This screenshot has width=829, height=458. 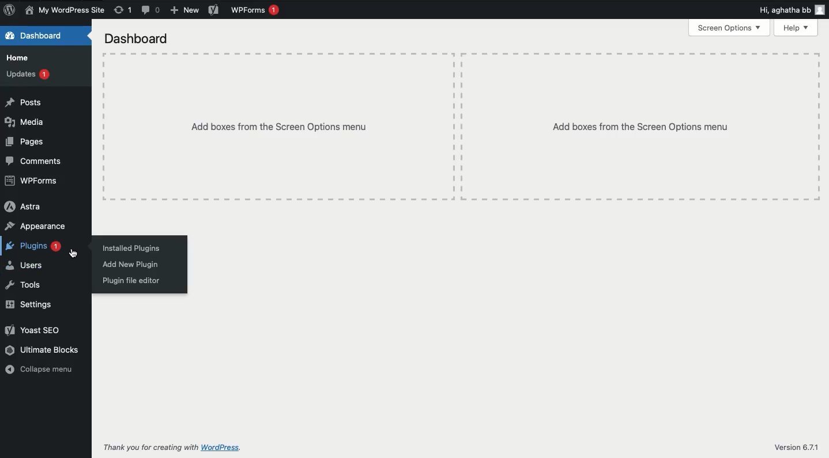 I want to click on Comments, so click(x=150, y=10).